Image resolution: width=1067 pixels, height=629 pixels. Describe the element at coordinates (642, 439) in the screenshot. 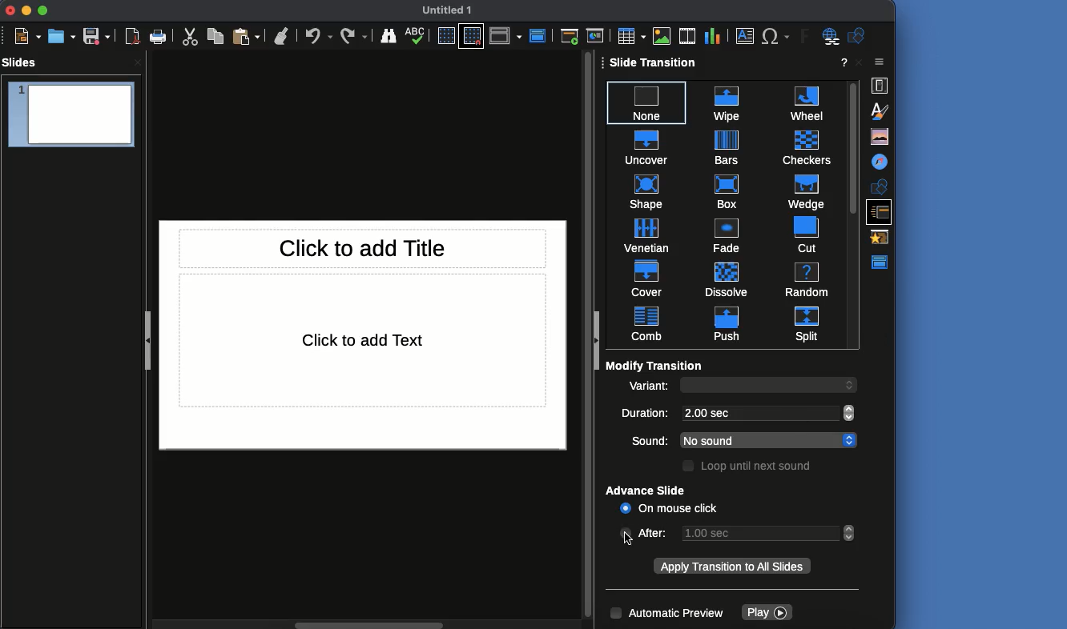

I see `sound:` at that location.